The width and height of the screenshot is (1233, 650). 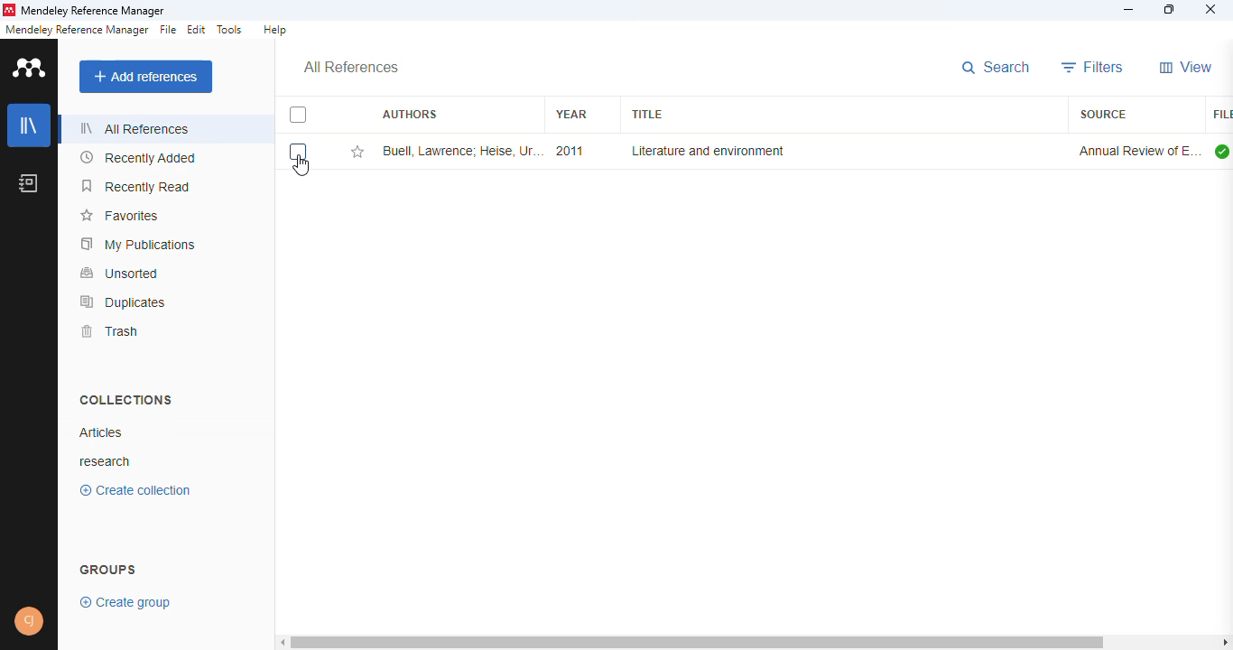 What do you see at coordinates (1187, 67) in the screenshot?
I see `view` at bounding box center [1187, 67].